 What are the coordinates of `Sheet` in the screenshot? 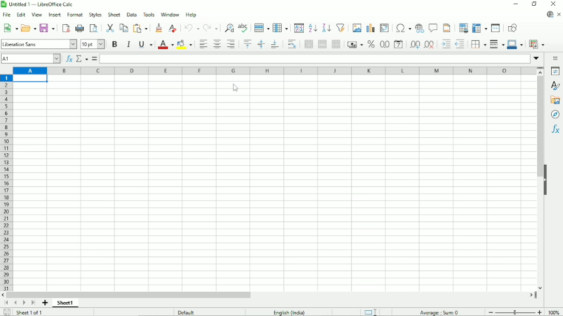 It's located at (115, 14).